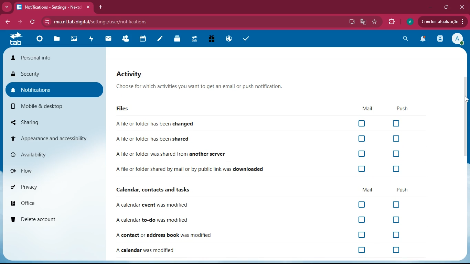 This screenshot has width=470, height=264. I want to click on A file or folder has been changed, so click(154, 124).